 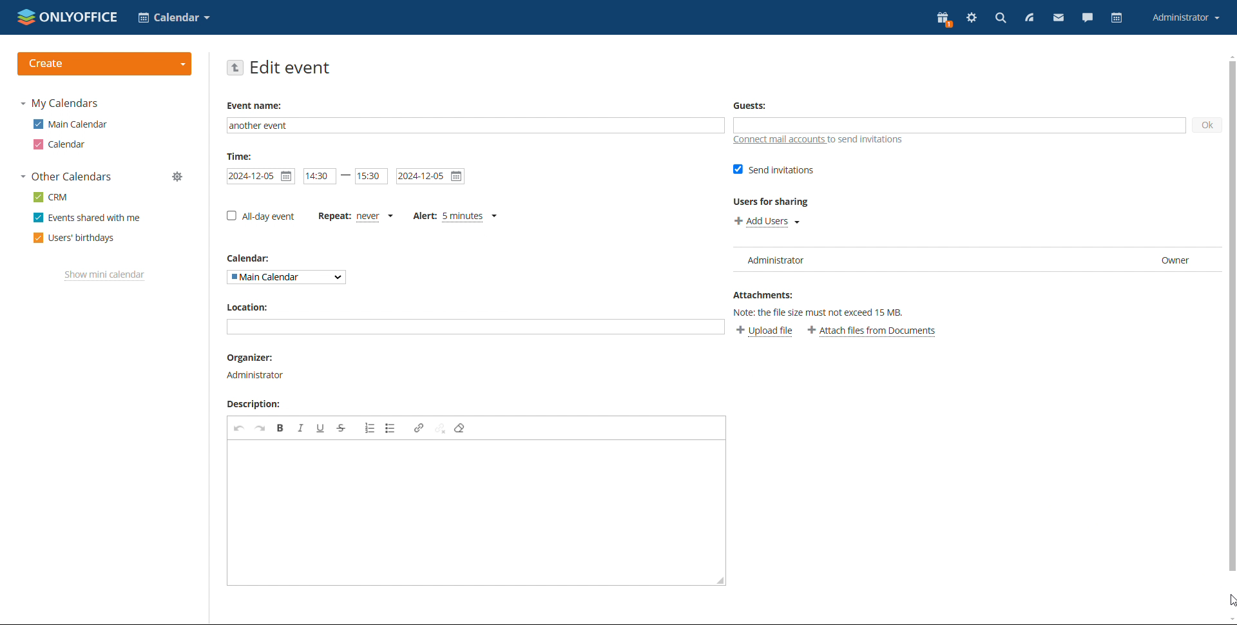 I want to click on feed, so click(x=1028, y=18).